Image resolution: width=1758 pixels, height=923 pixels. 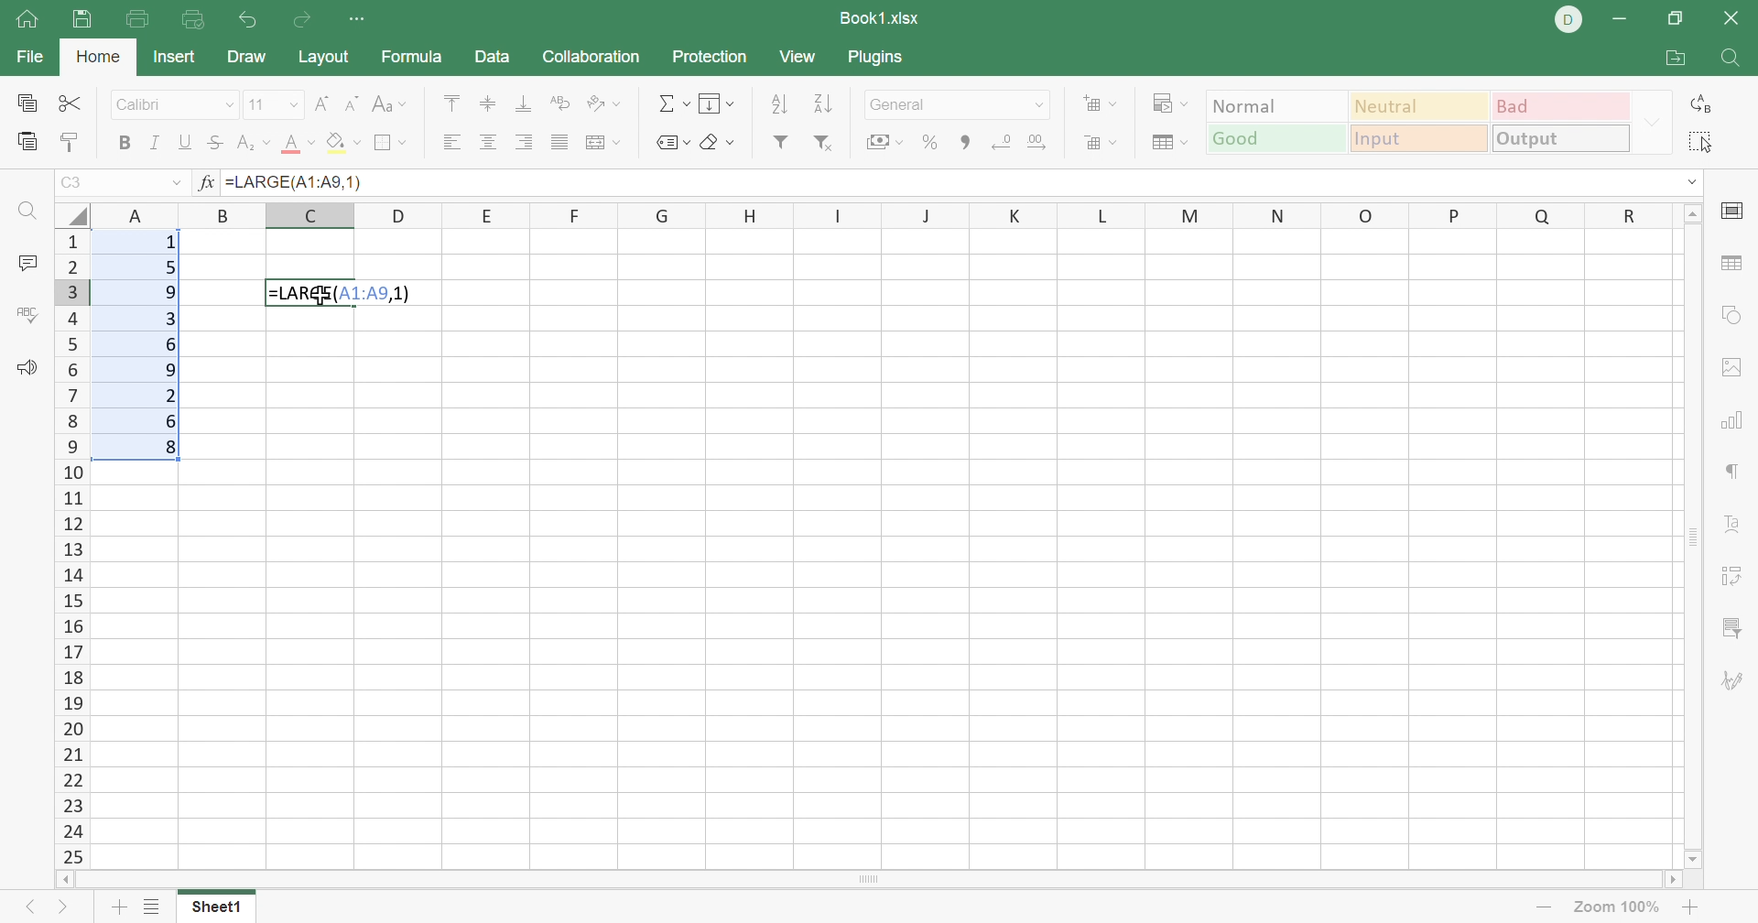 What do you see at coordinates (174, 292) in the screenshot?
I see `9` at bounding box center [174, 292].